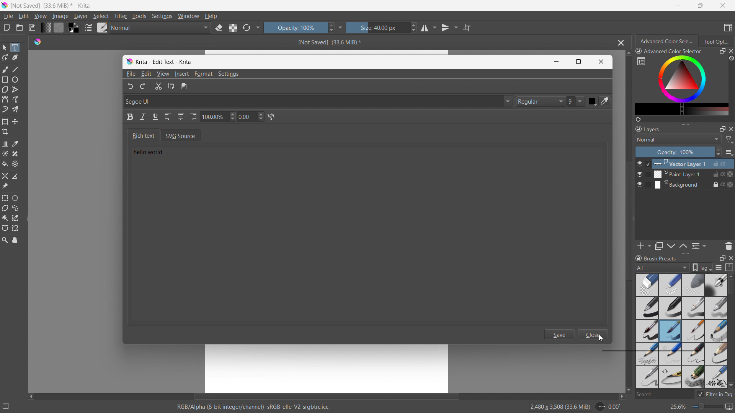  I want to click on sketch pencil, so click(715, 331).